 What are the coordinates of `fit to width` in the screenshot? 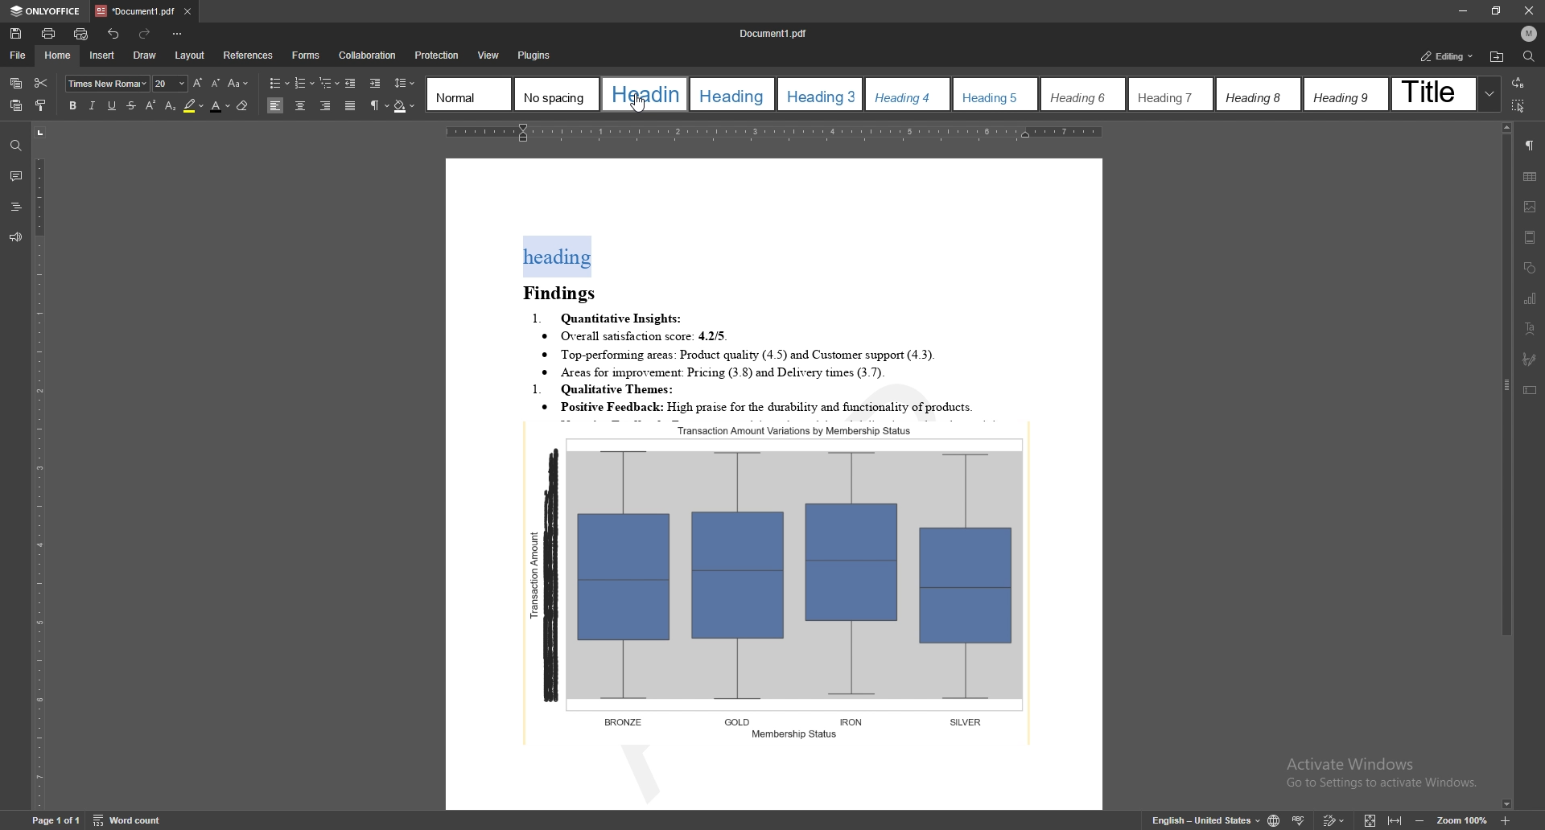 It's located at (1395, 822).